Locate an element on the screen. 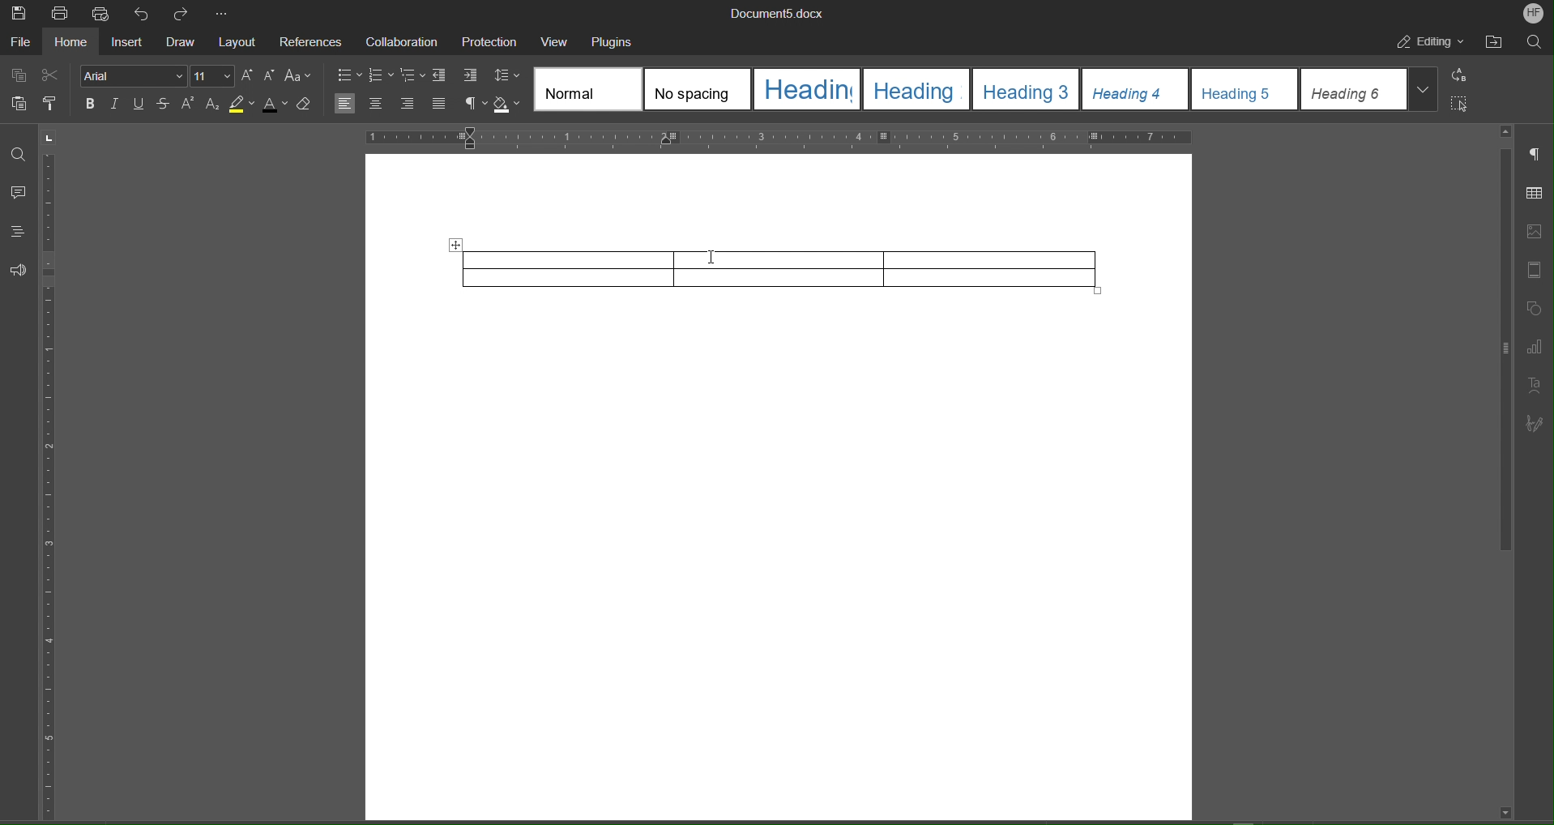 This screenshot has width=1554, height=825. More styles is located at coordinates (1424, 88).